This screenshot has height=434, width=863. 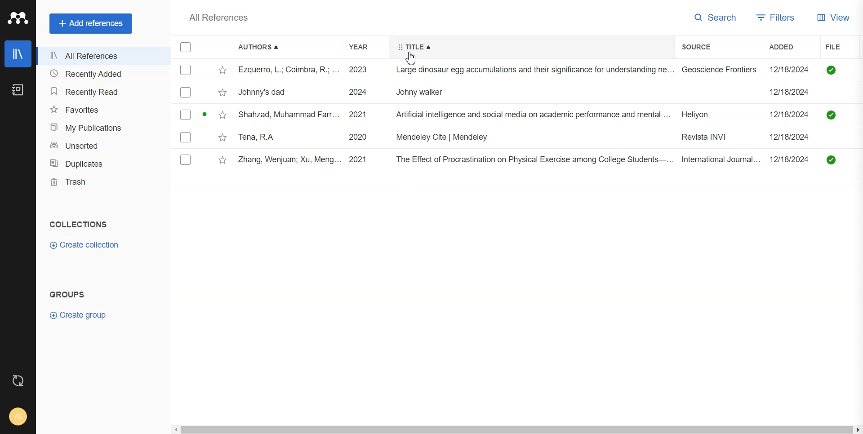 I want to click on File, so click(x=551, y=160).